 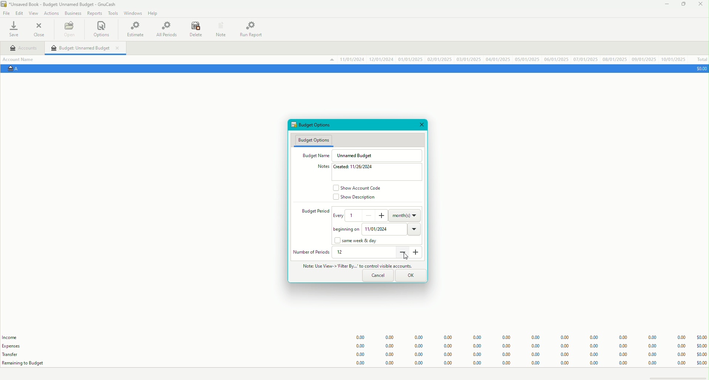 What do you see at coordinates (166, 30) in the screenshot?
I see `All Periods` at bounding box center [166, 30].